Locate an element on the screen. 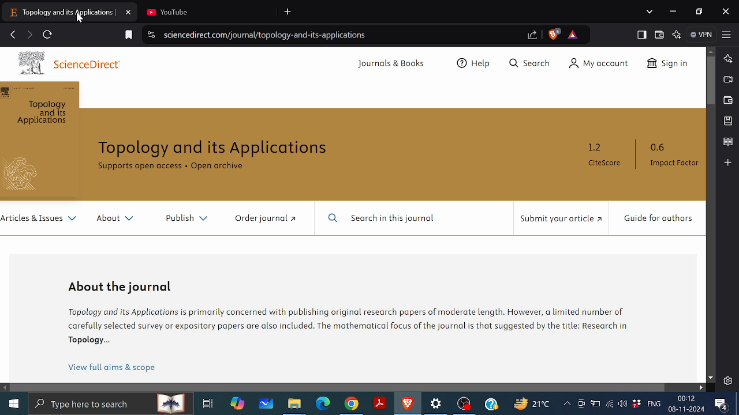  Add to sidebar is located at coordinates (727, 162).